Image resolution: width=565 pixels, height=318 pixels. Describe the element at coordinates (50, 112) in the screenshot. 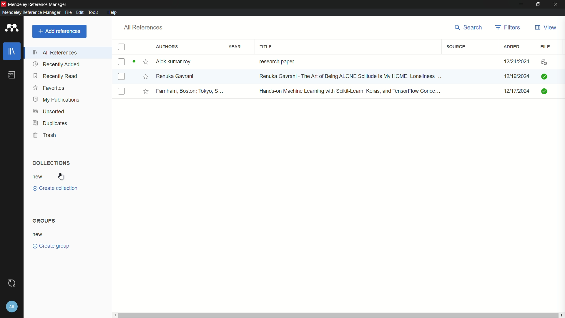

I see `unsorted` at that location.